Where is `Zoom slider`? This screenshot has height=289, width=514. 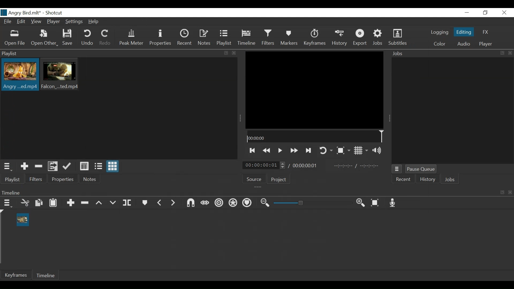
Zoom slider is located at coordinates (313, 203).